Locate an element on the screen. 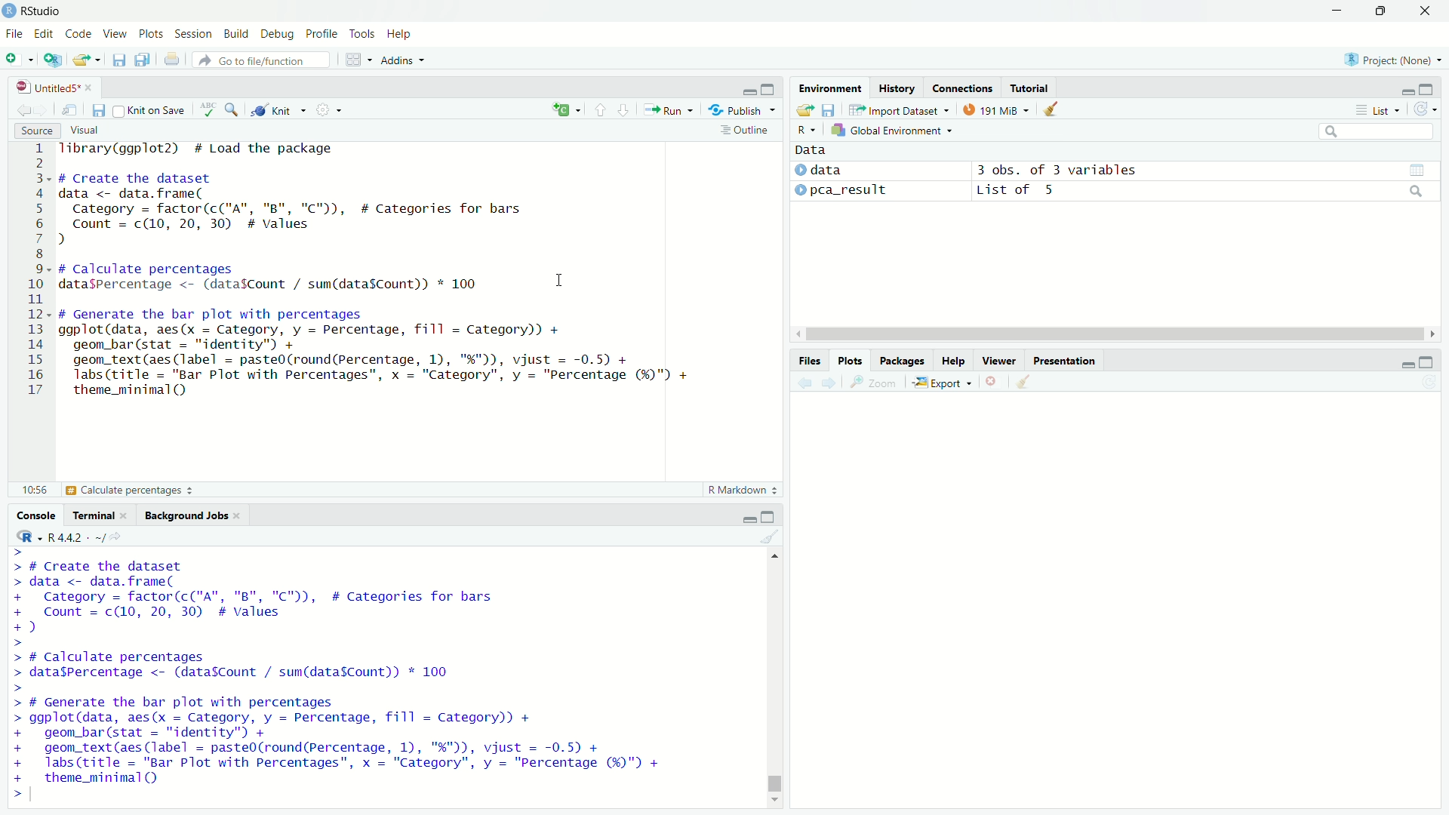 Image resolution: width=1449 pixels, height=815 pixels. maximize is located at coordinates (1426, 361).